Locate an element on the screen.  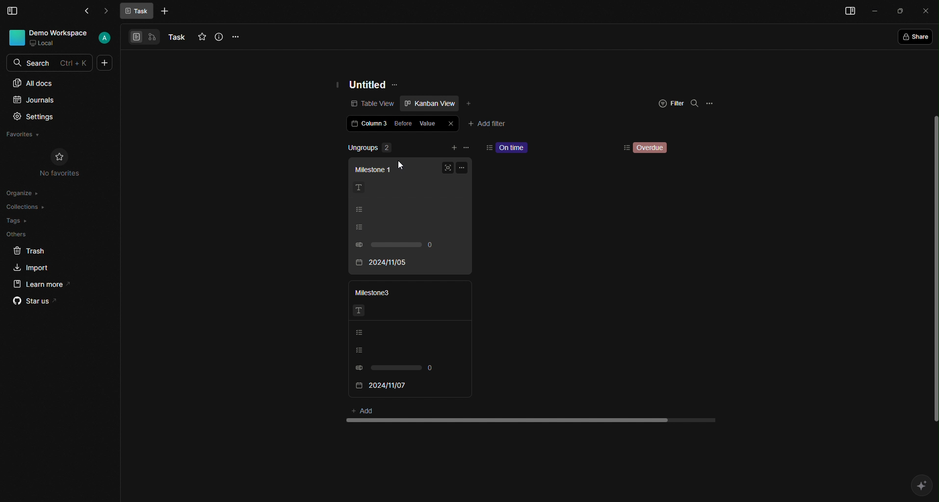
Learn more is located at coordinates (46, 284).